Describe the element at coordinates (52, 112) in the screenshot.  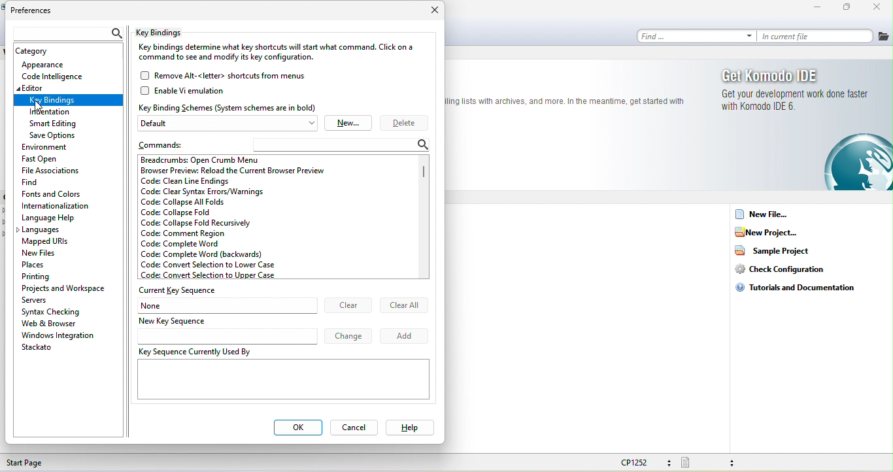
I see `indentation` at that location.